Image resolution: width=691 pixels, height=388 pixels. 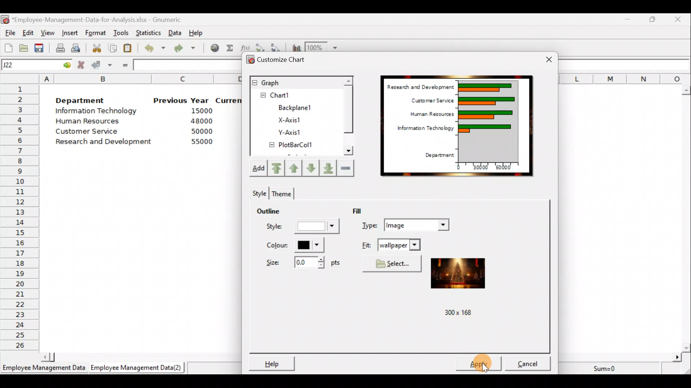 I want to click on 0, so click(x=458, y=166).